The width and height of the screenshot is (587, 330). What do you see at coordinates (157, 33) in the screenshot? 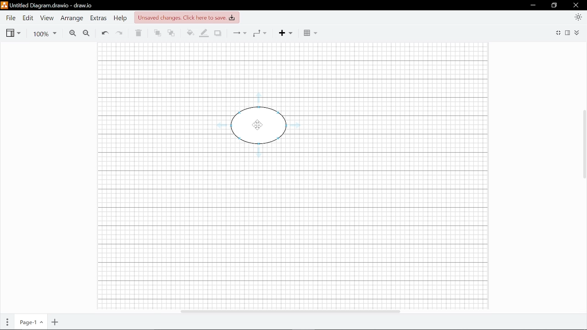
I see `To front` at bounding box center [157, 33].